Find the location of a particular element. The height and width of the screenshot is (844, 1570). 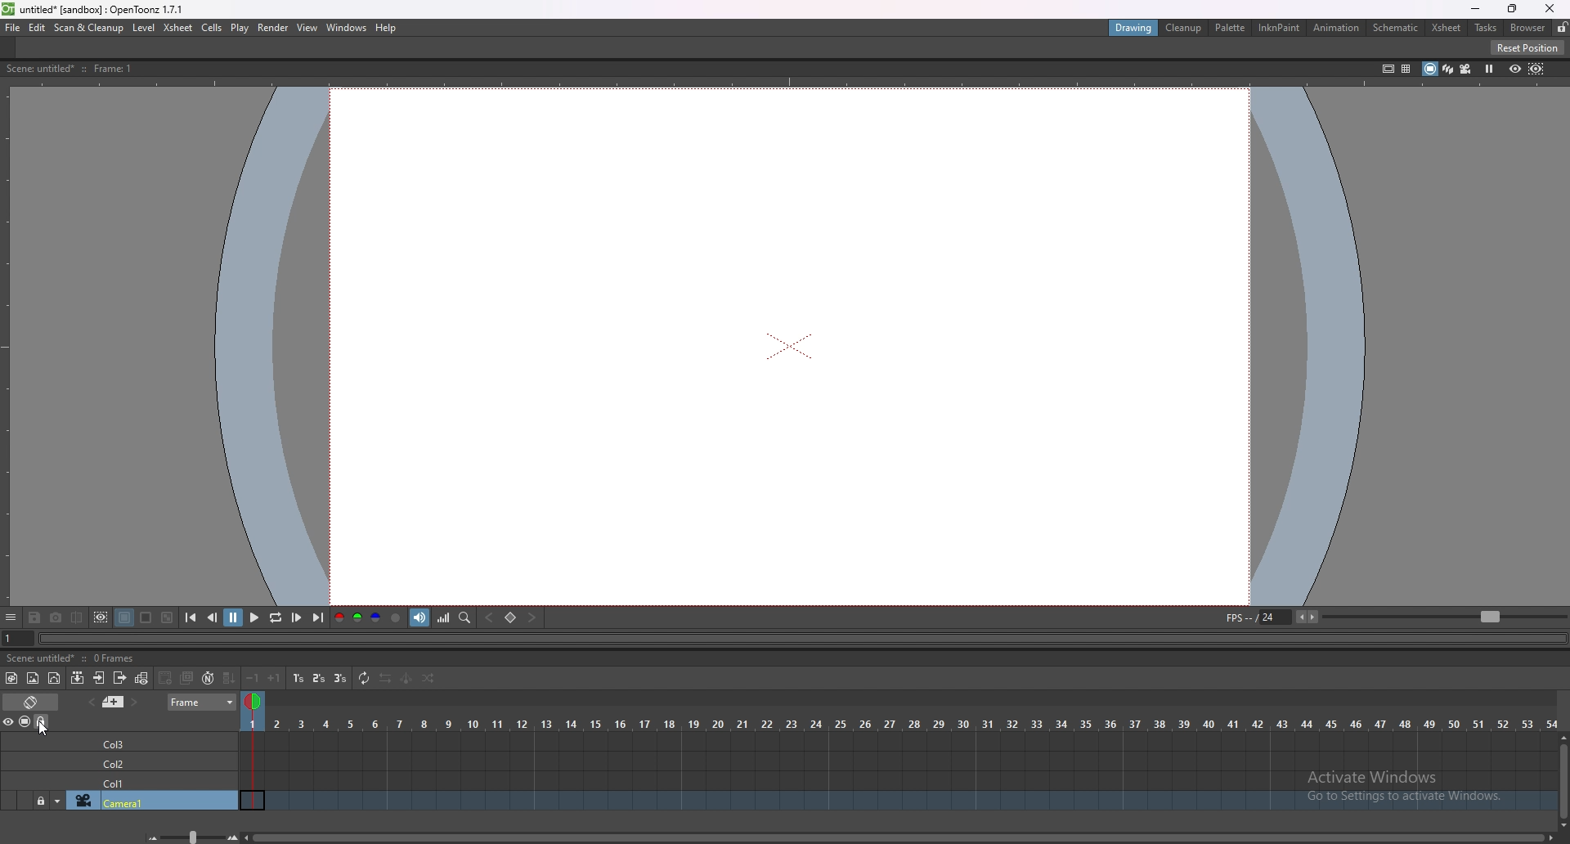

scan and cleanup is located at coordinates (89, 28).